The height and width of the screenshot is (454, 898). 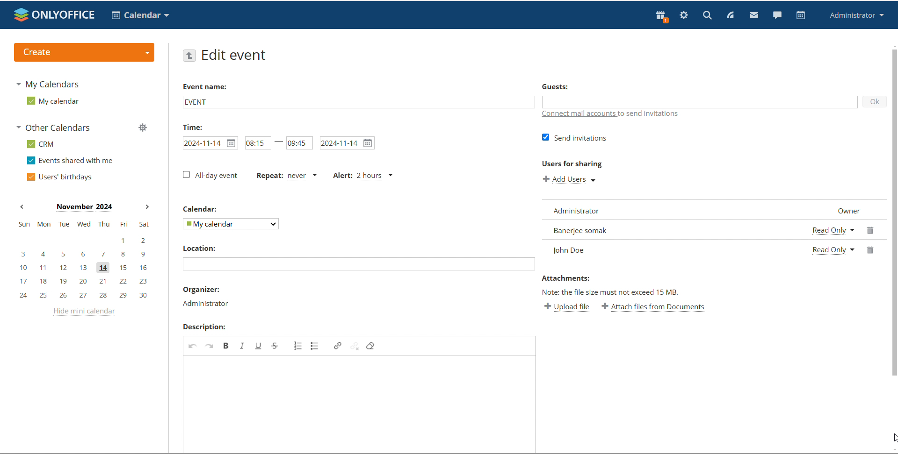 What do you see at coordinates (201, 289) in the screenshot?
I see `organiser` at bounding box center [201, 289].